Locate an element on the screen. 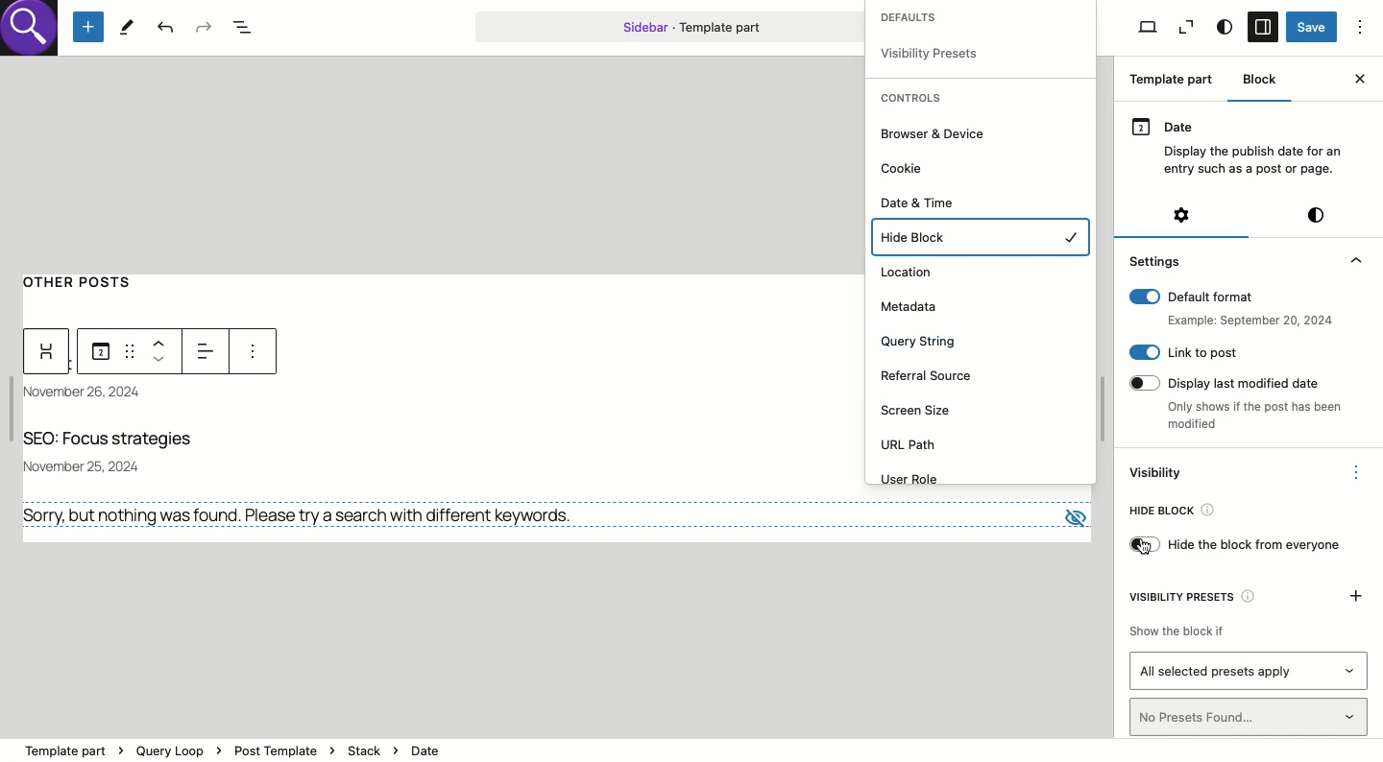 Image resolution: width=1383 pixels, height=762 pixels. view is located at coordinates (1072, 512).